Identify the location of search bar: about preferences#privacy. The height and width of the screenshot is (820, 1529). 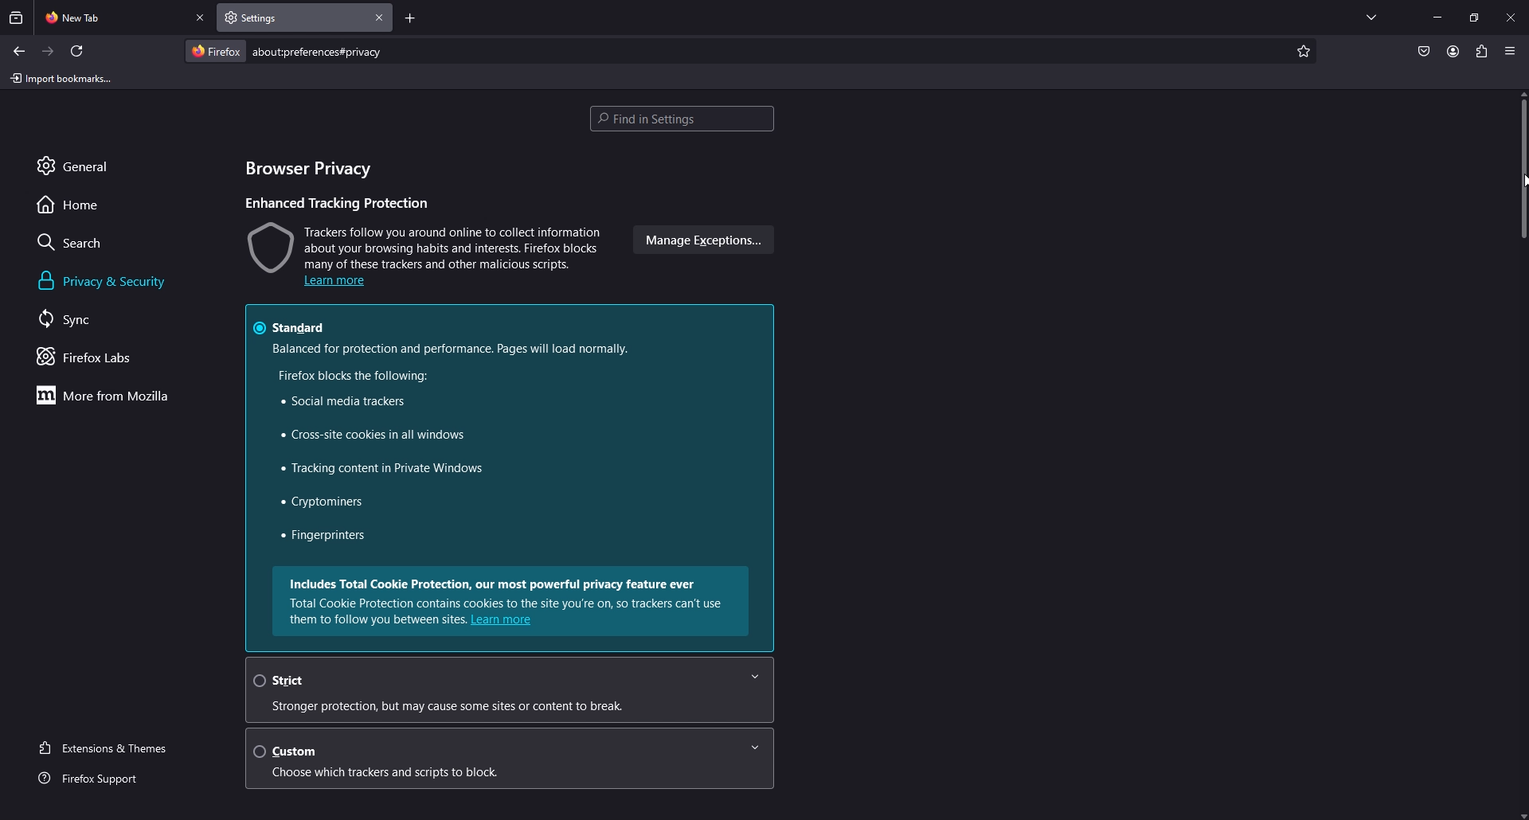
(315, 51).